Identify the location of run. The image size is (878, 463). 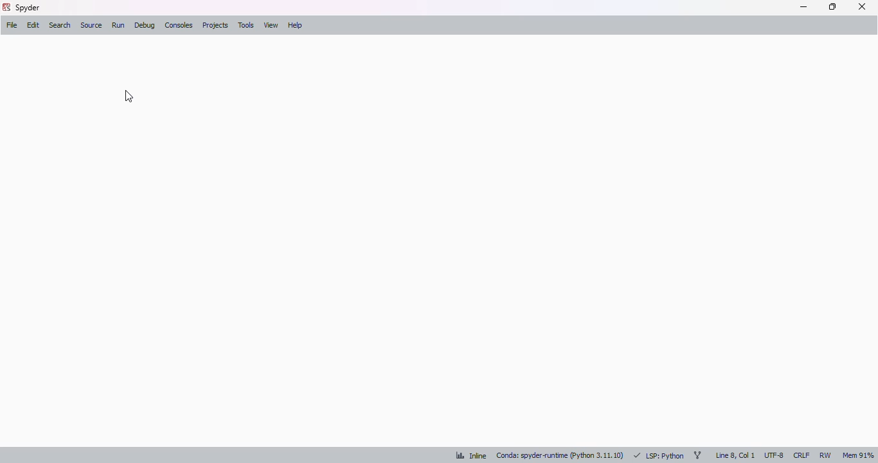
(119, 25).